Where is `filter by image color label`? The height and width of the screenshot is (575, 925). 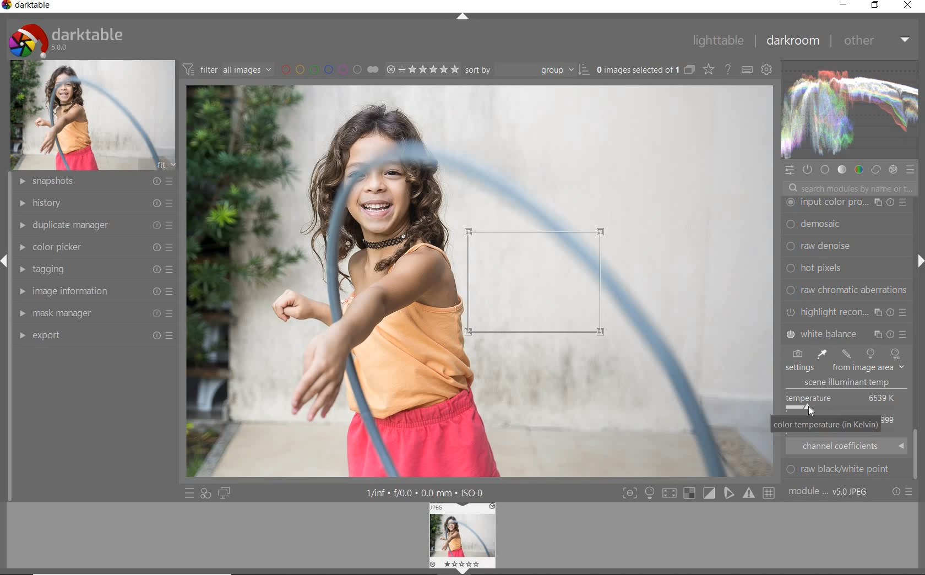 filter by image color label is located at coordinates (329, 69).